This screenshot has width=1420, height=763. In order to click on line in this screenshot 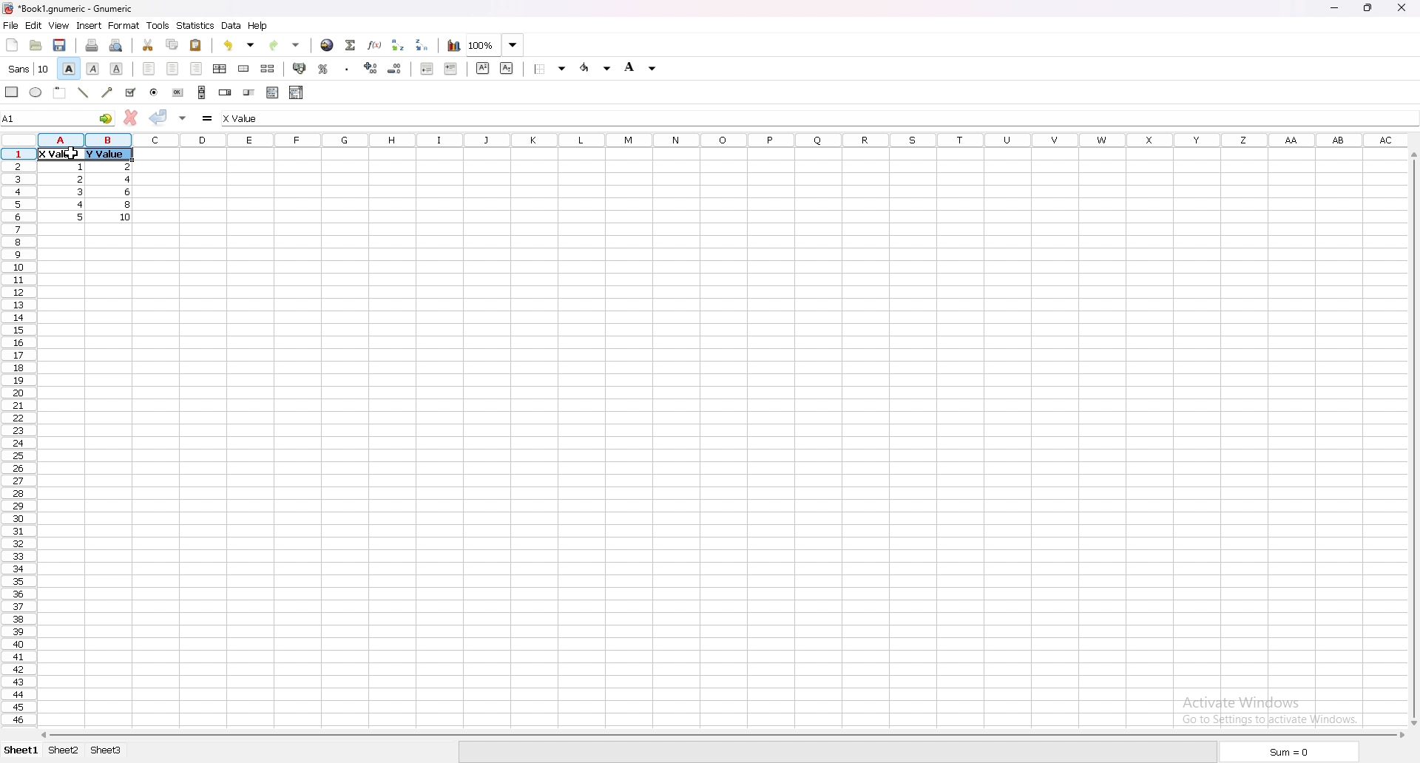, I will do `click(83, 92)`.